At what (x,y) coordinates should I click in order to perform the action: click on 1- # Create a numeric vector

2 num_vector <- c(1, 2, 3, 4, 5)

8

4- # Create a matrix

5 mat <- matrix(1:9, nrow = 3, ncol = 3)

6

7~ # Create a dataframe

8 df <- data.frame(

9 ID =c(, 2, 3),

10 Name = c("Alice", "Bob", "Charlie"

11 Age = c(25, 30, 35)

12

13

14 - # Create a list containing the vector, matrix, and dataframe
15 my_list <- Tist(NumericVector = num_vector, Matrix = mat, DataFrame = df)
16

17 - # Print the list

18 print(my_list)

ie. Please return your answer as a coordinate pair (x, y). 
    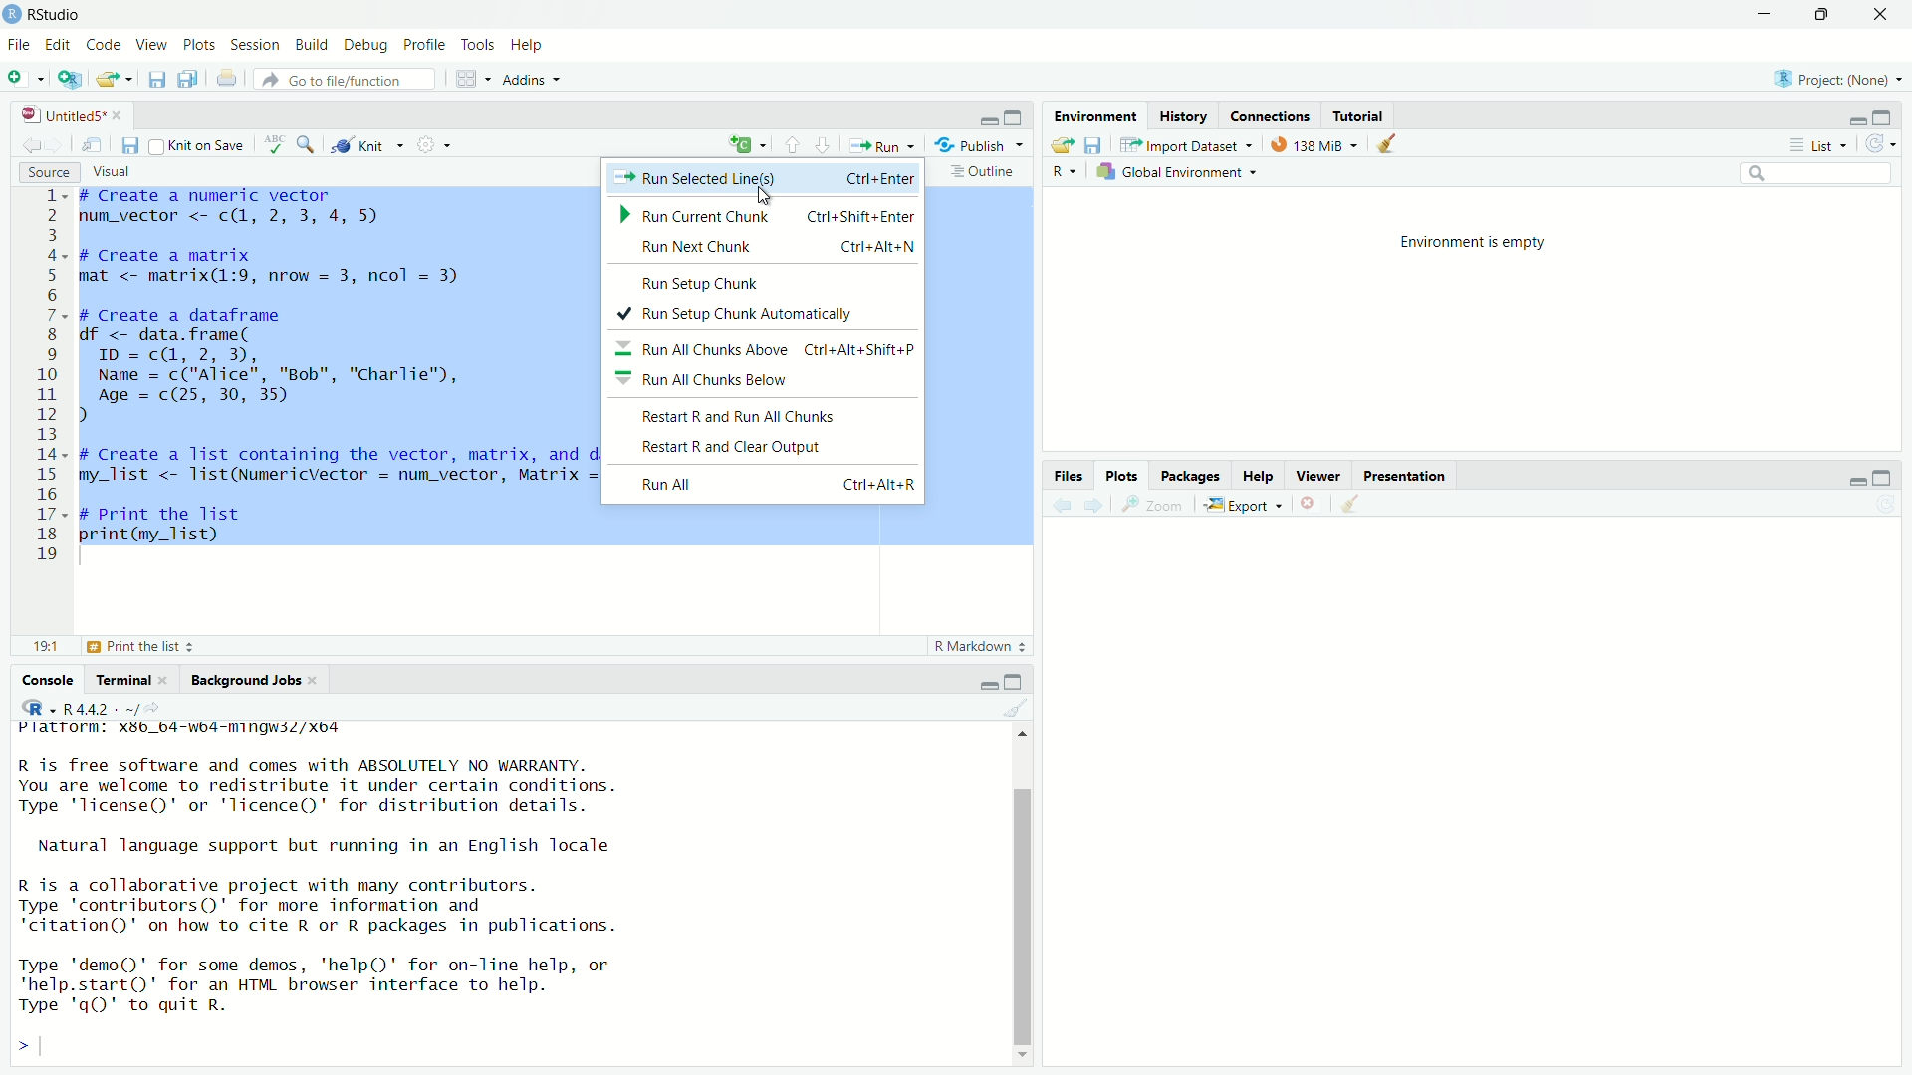
    Looking at the image, I should click on (321, 376).